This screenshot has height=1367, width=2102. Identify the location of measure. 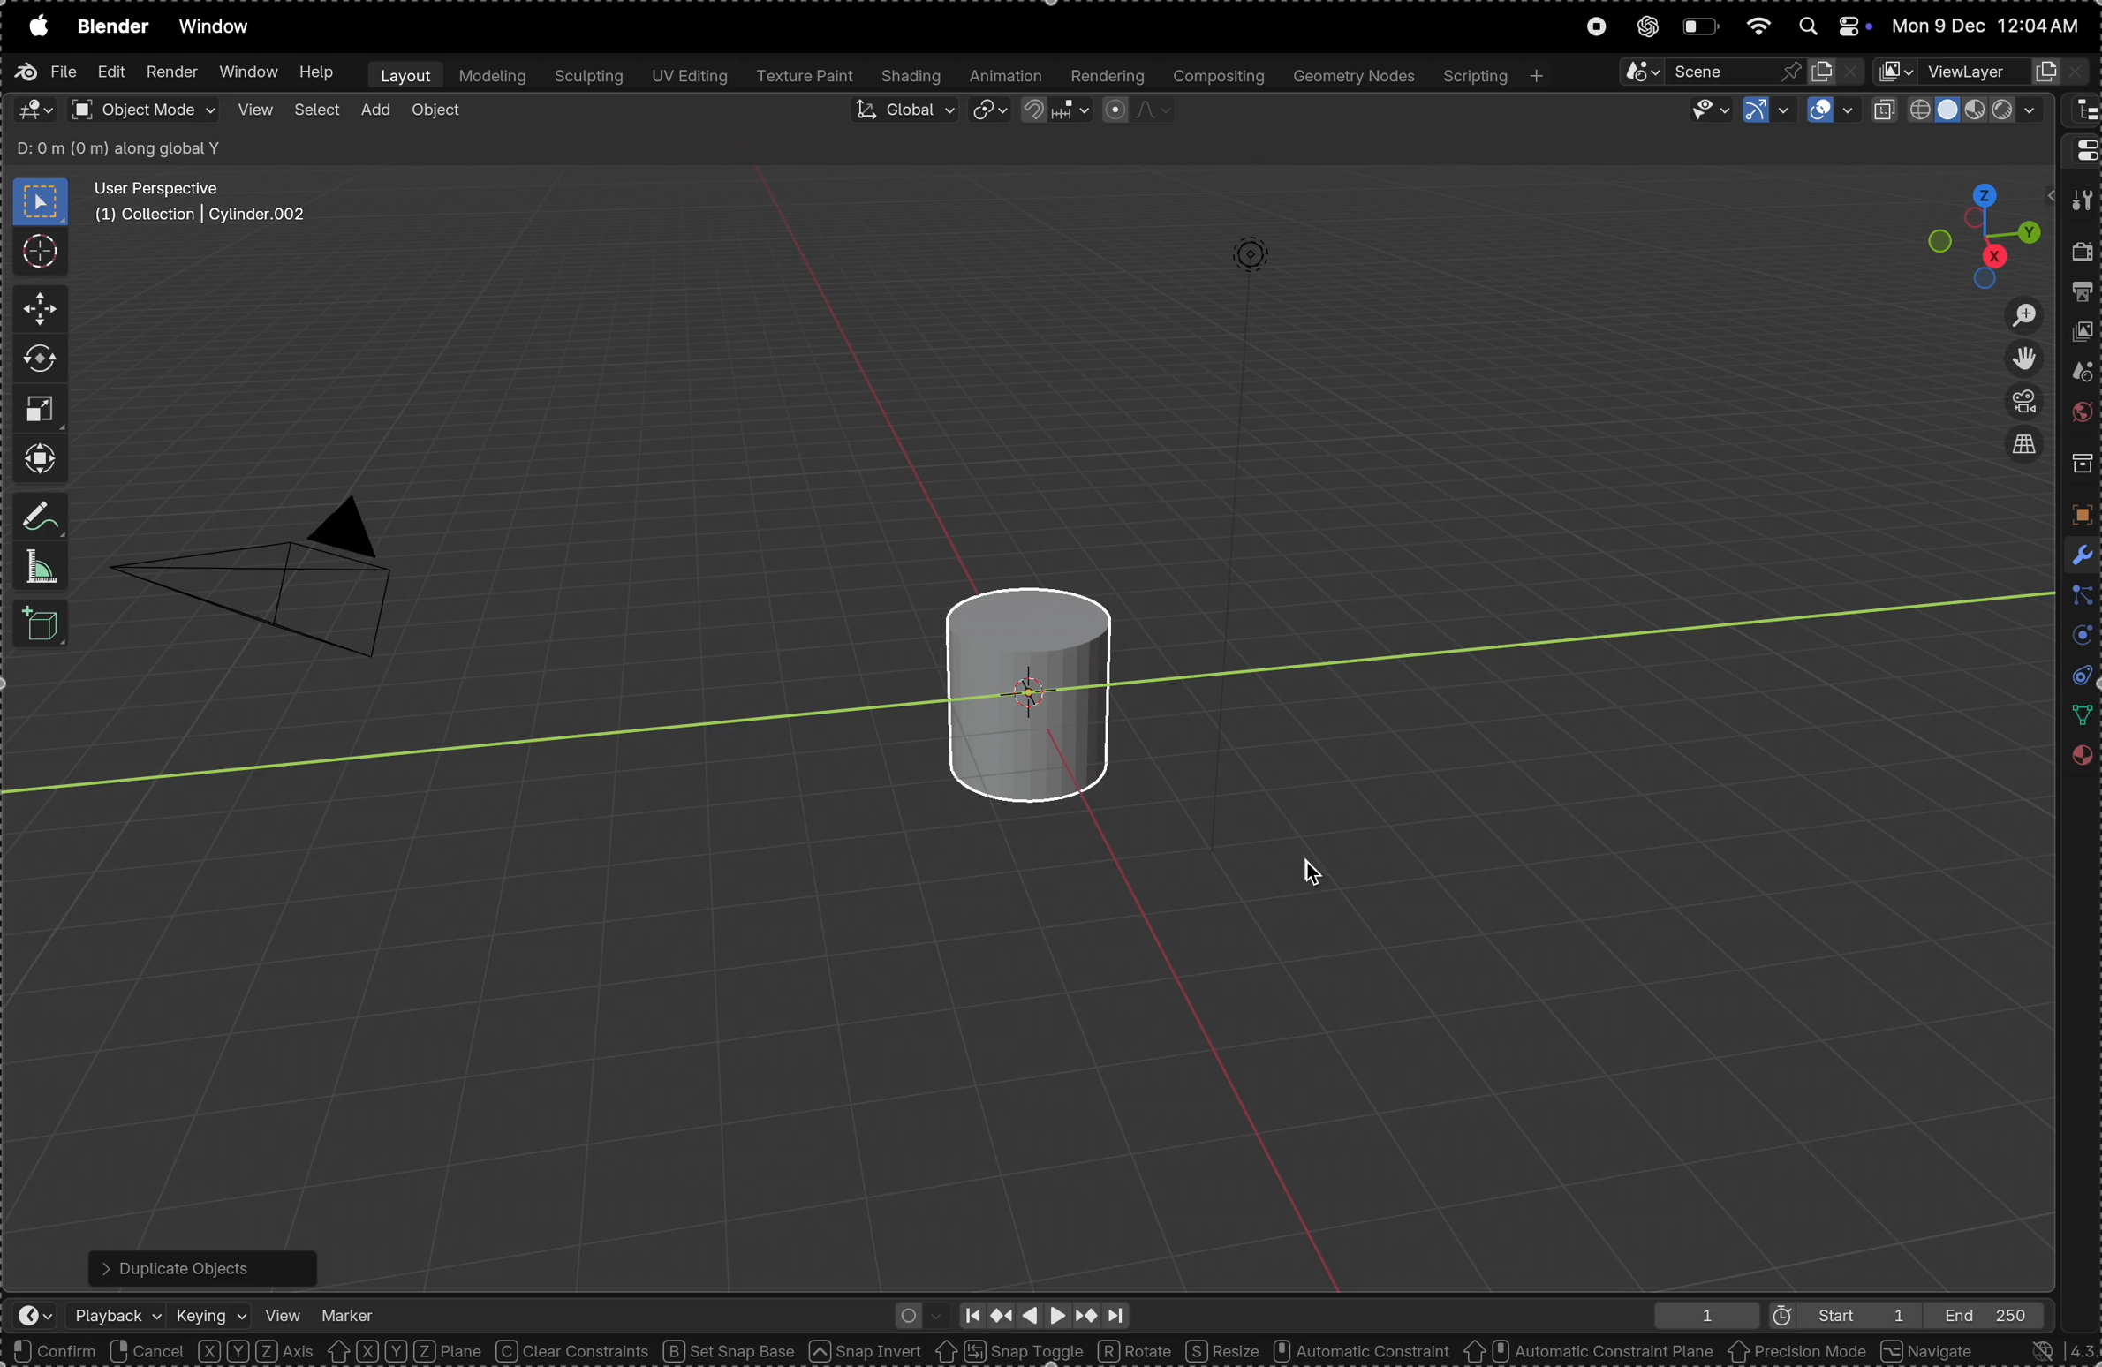
(42, 567).